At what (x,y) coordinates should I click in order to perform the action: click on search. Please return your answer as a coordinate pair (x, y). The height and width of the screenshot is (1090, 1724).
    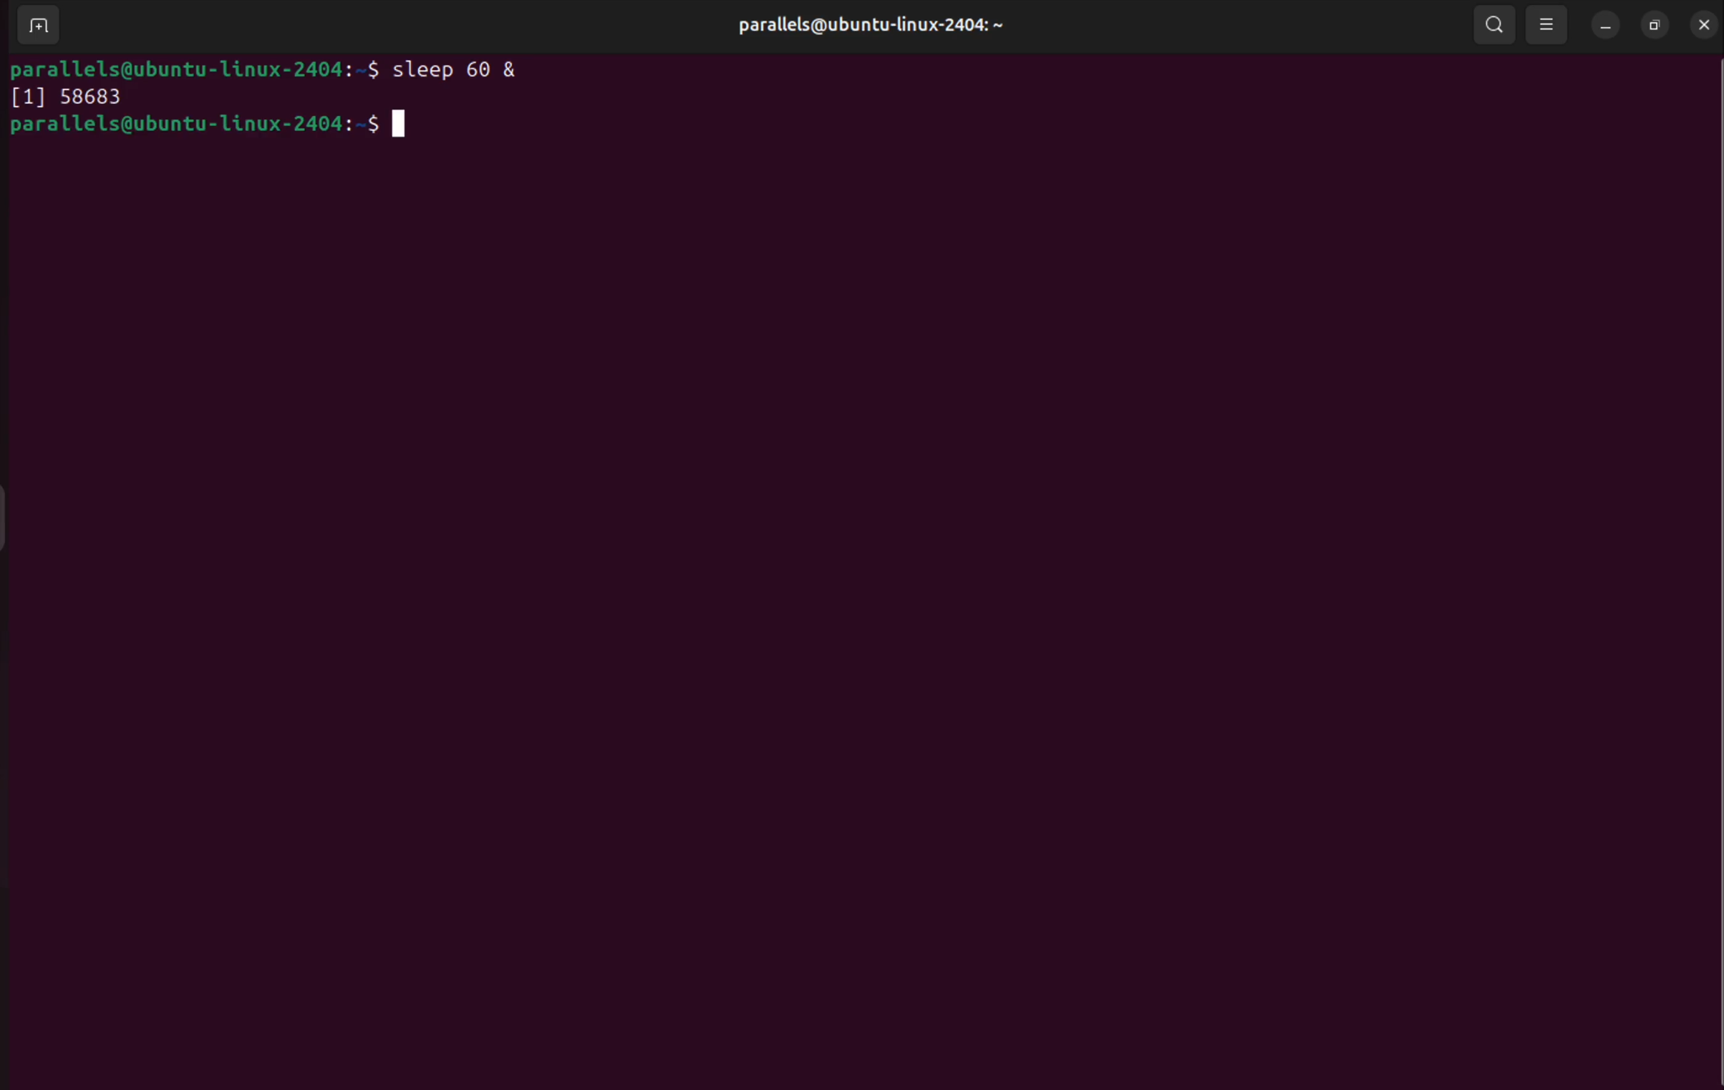
    Looking at the image, I should click on (1491, 23).